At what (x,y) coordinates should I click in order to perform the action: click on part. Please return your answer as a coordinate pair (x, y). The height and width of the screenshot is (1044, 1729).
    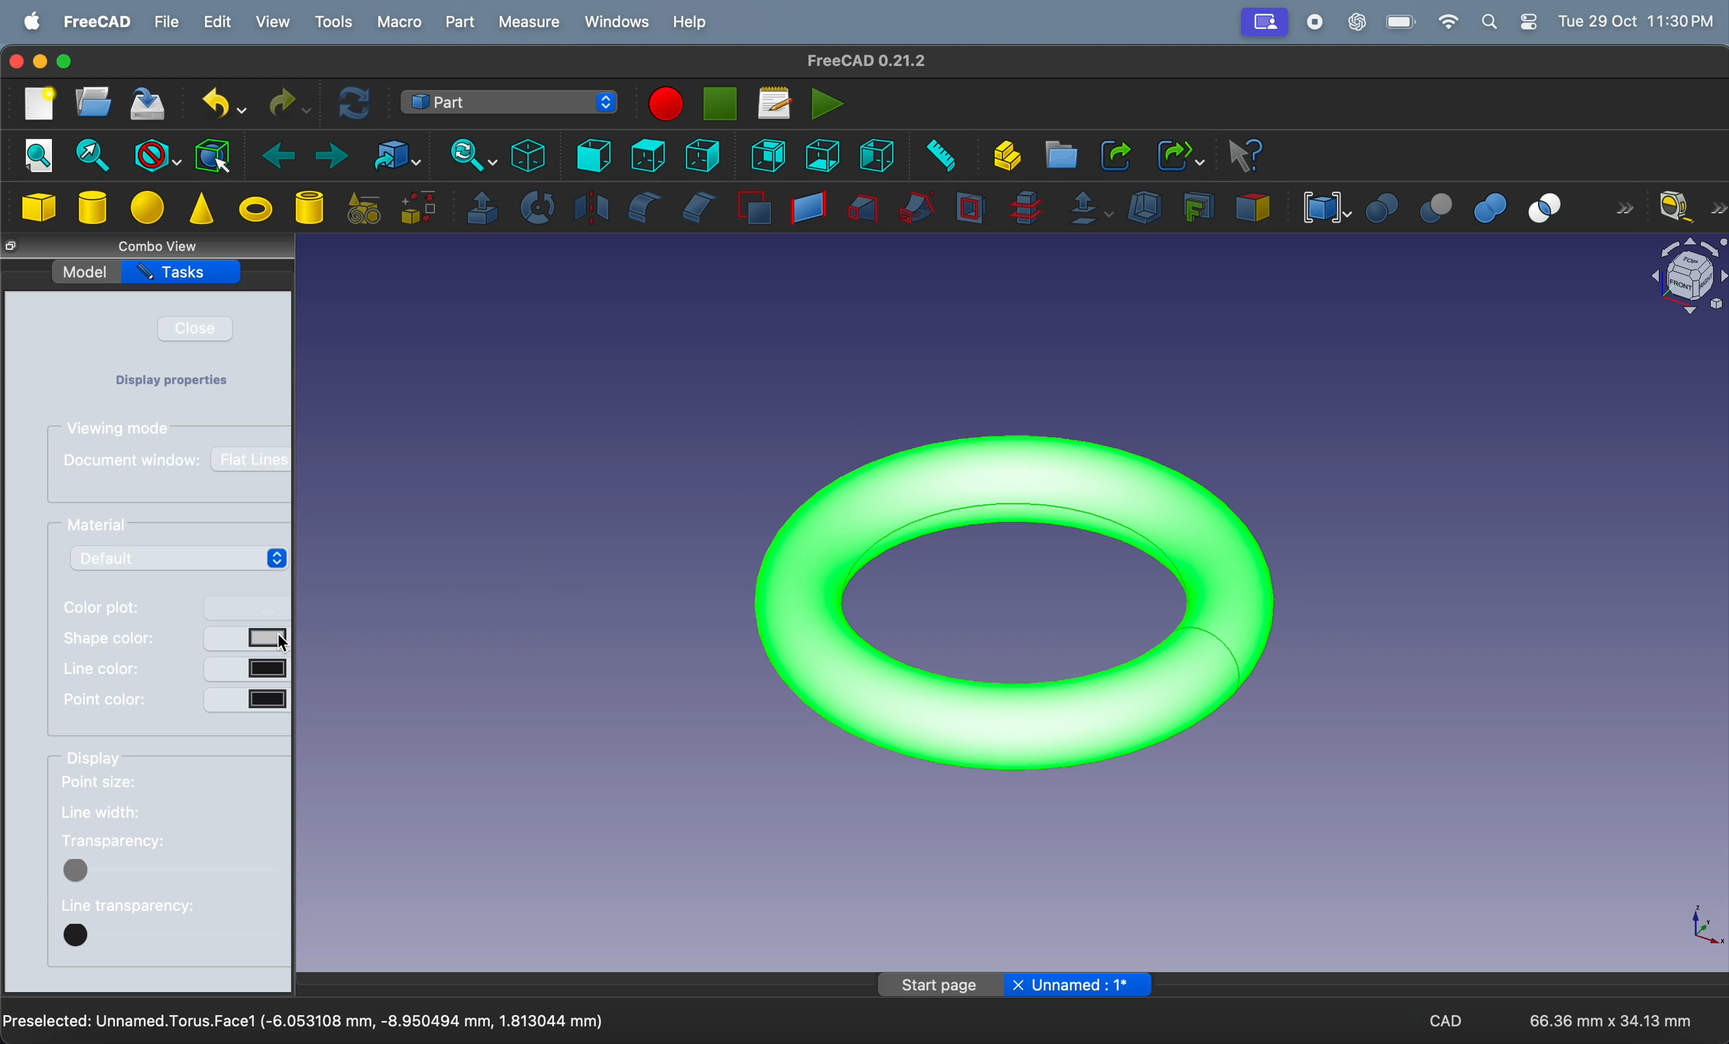
    Looking at the image, I should click on (461, 22).